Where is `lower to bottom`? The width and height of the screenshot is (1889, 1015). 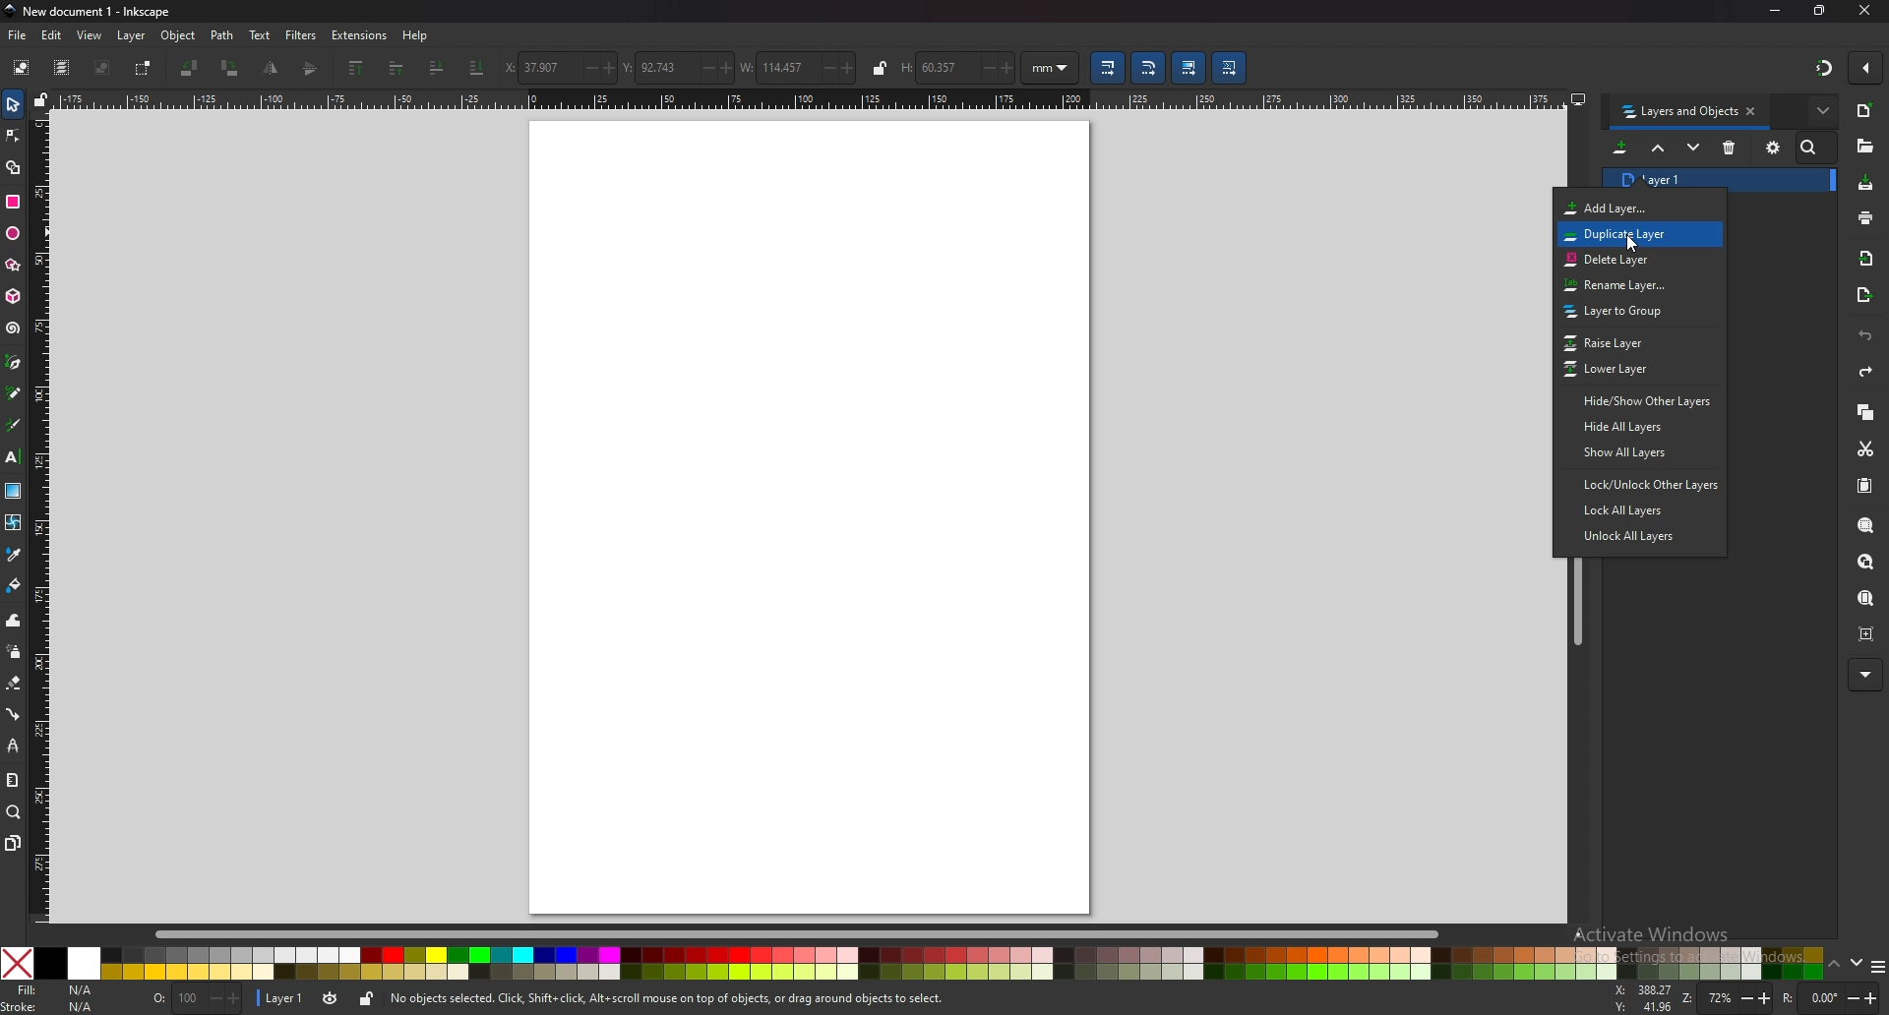 lower to bottom is located at coordinates (478, 68).